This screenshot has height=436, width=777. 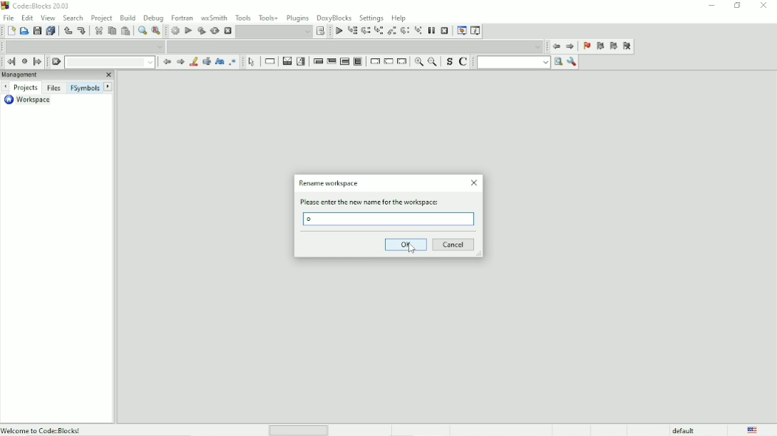 I want to click on Debug/Continue, so click(x=337, y=31).